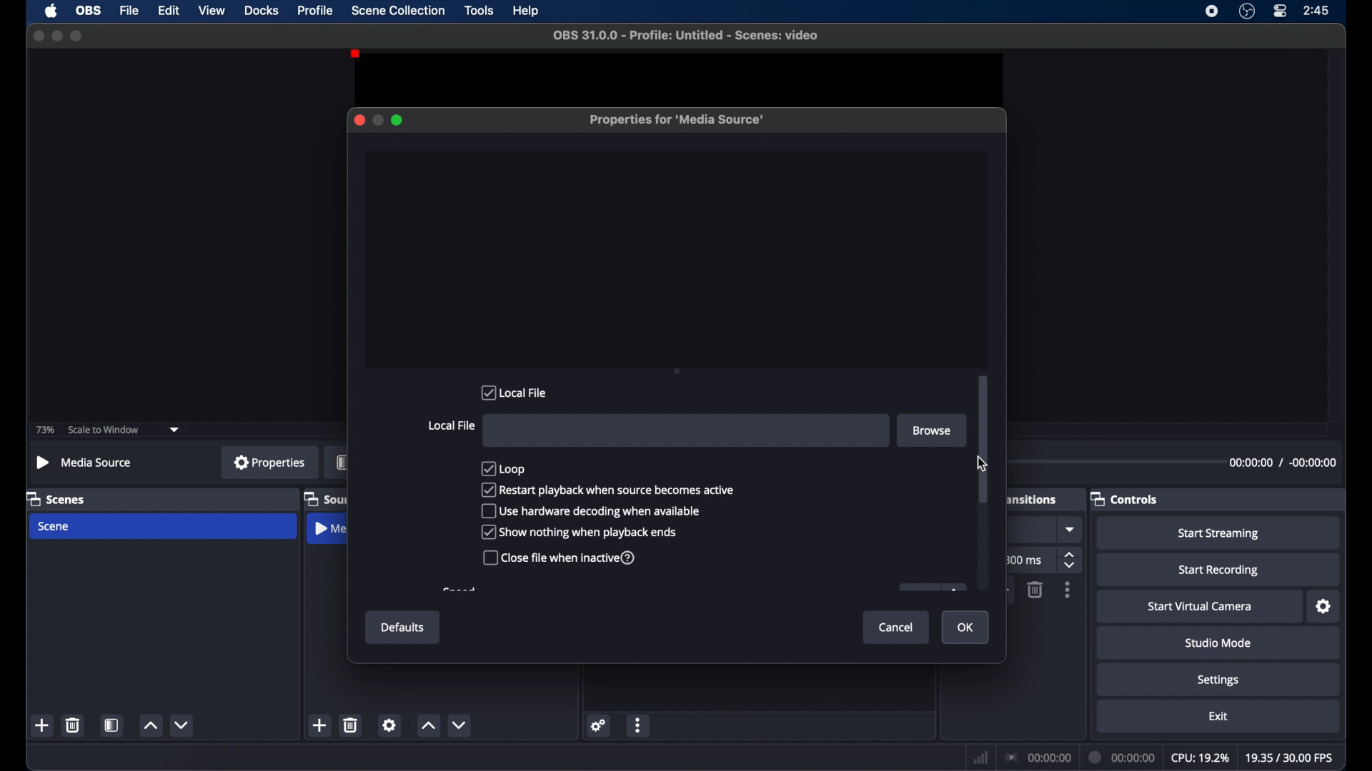 This screenshot has width=1372, height=771. What do you see at coordinates (931, 430) in the screenshot?
I see `browse` at bounding box center [931, 430].